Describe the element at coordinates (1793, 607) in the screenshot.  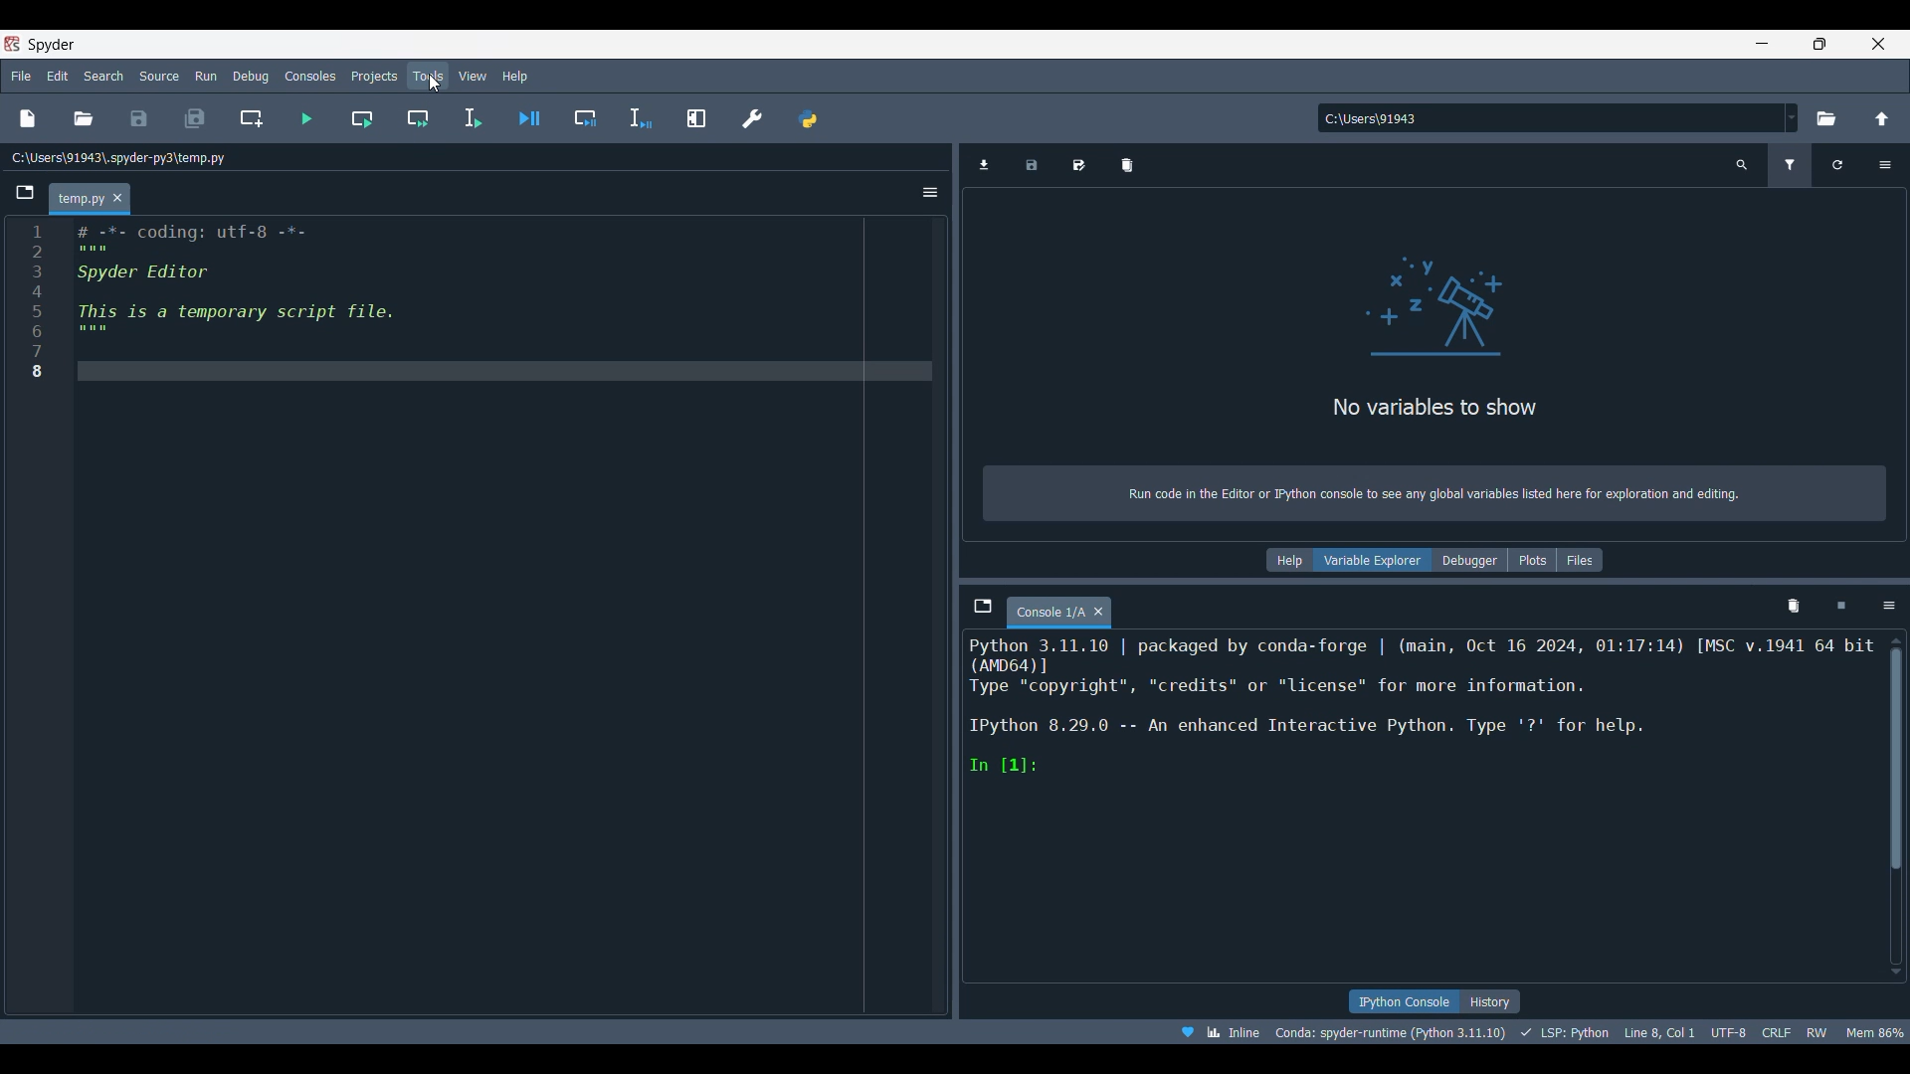
I see `Remove all variables from namespace` at that location.